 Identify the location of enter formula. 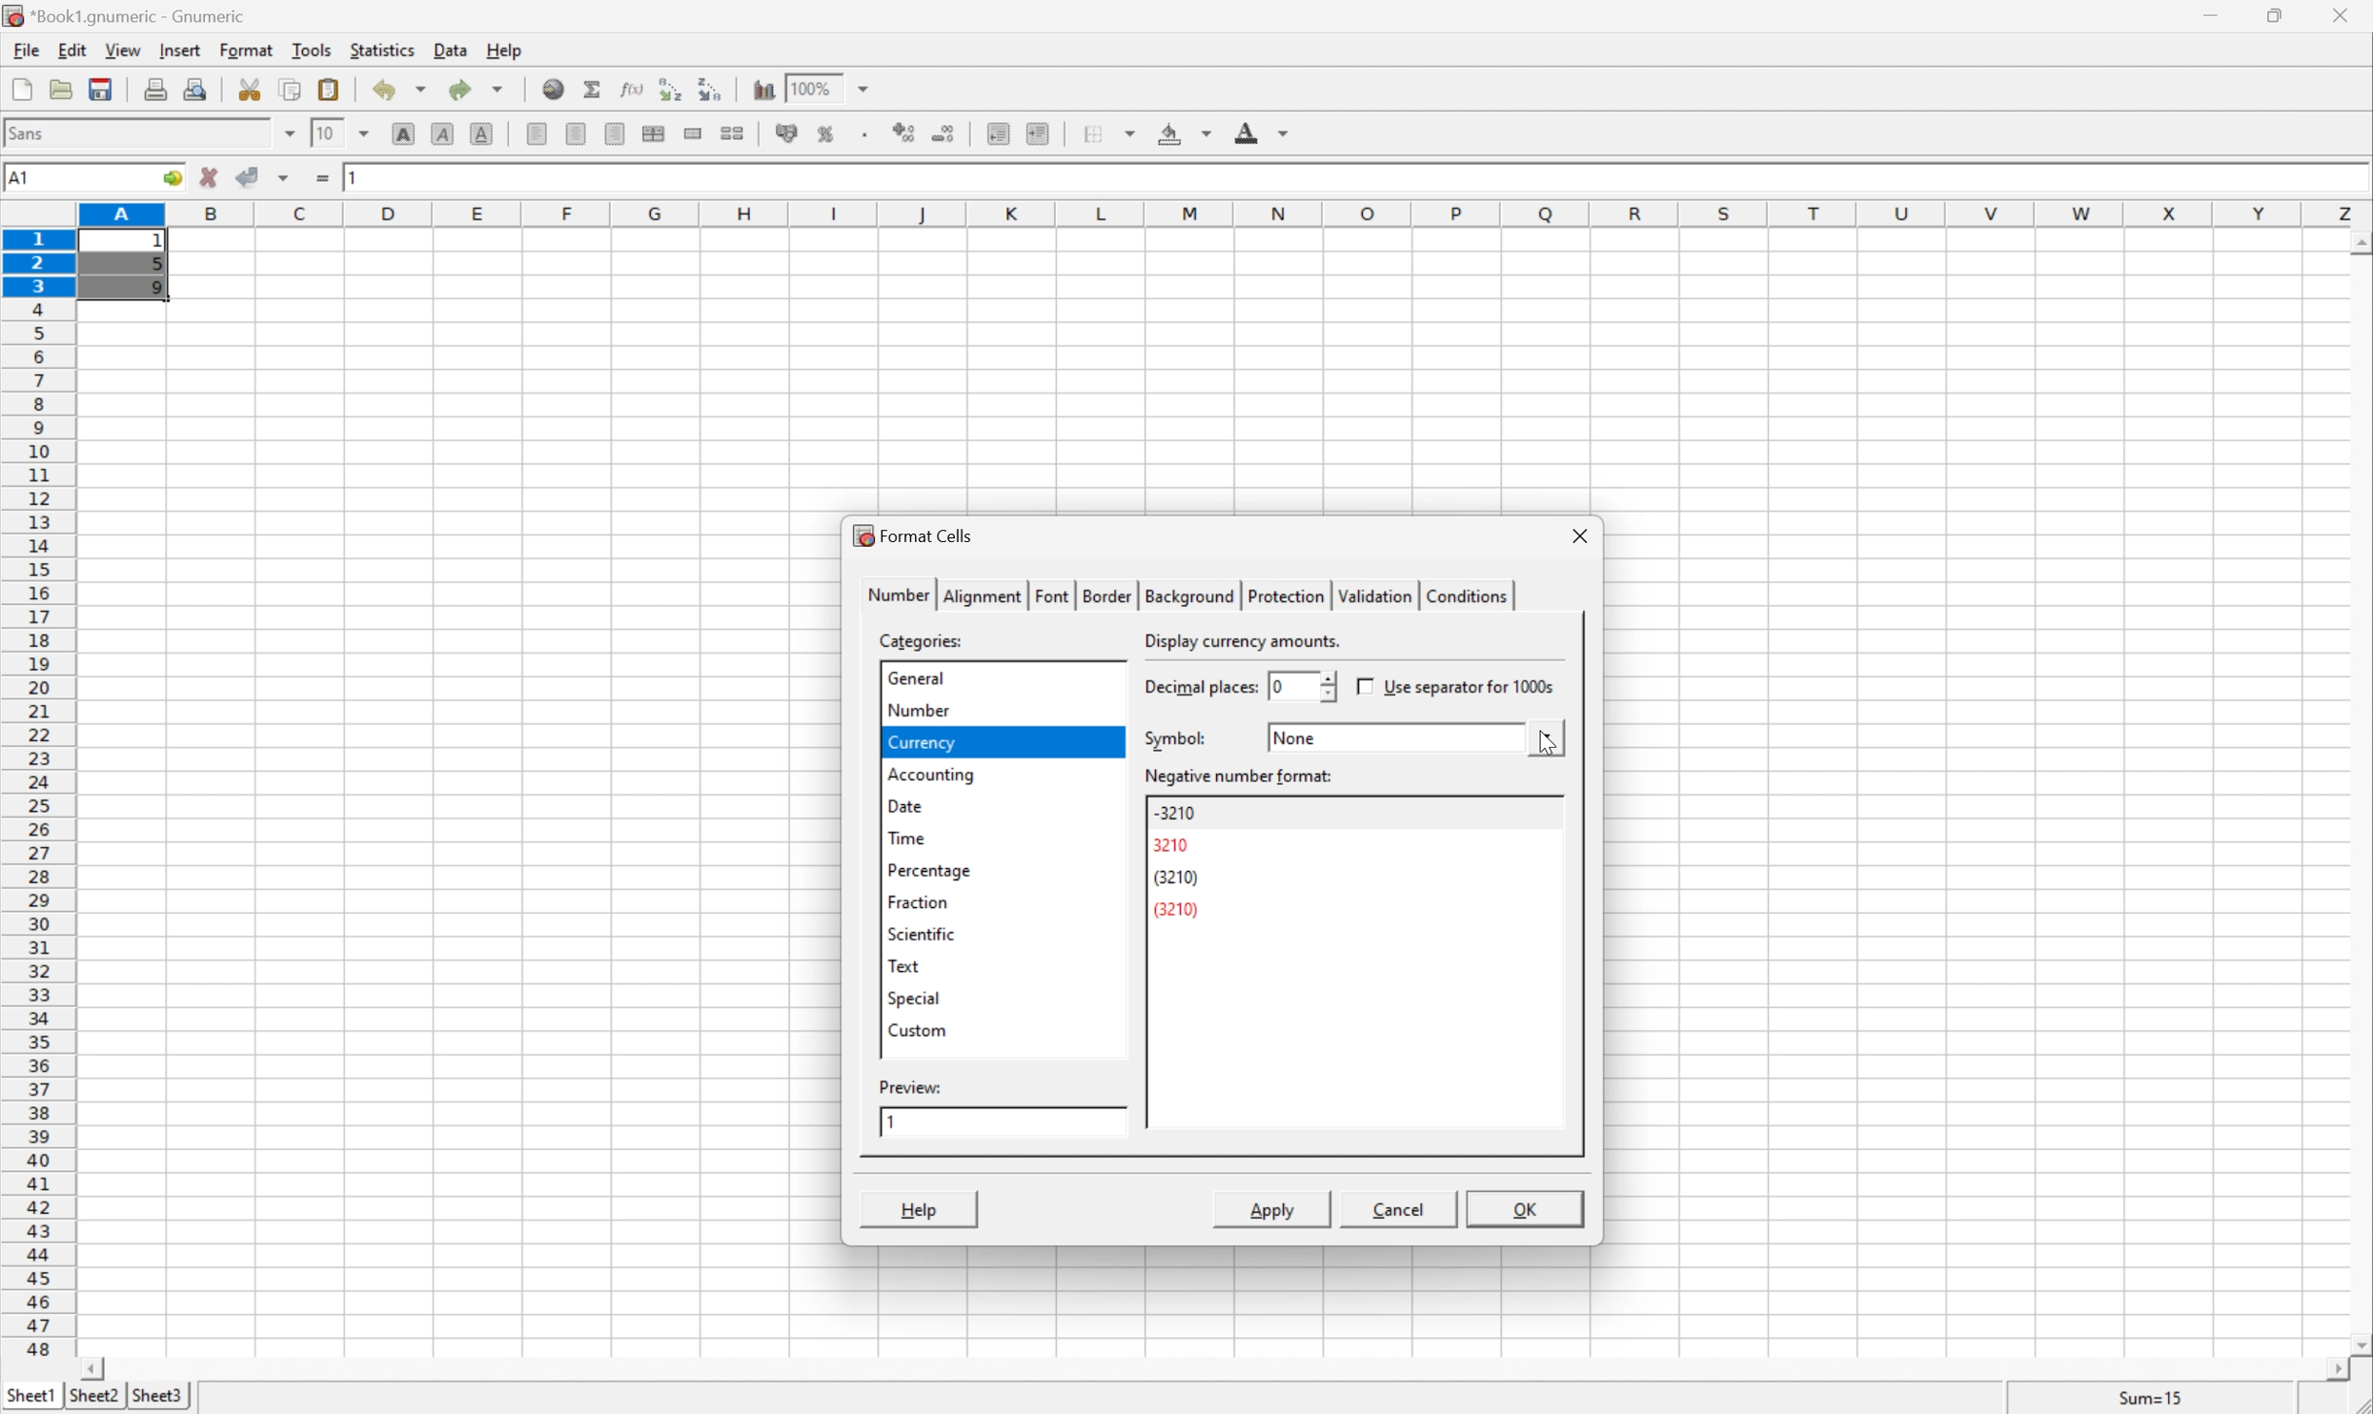
(323, 178).